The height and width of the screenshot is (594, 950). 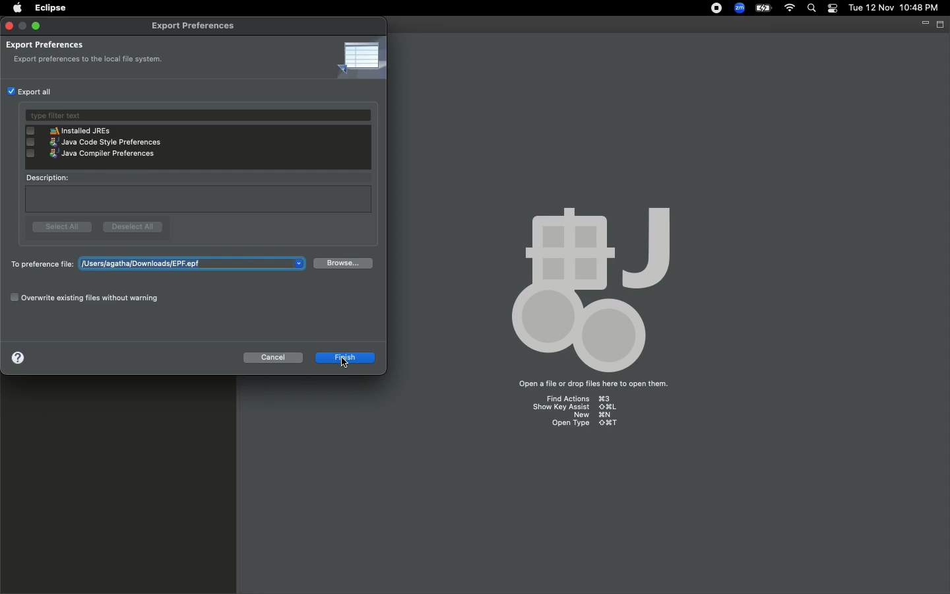 What do you see at coordinates (94, 154) in the screenshot?
I see `java compiler preferences` at bounding box center [94, 154].